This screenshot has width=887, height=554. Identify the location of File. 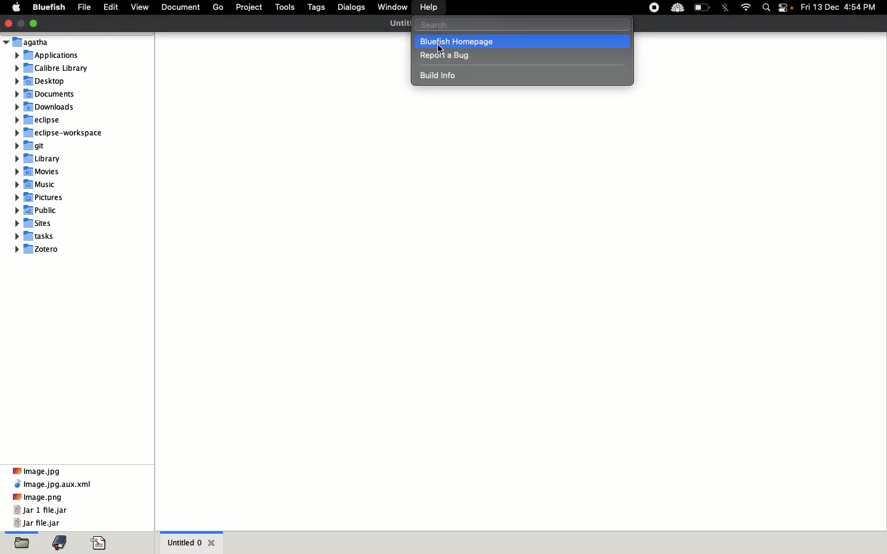
(84, 6).